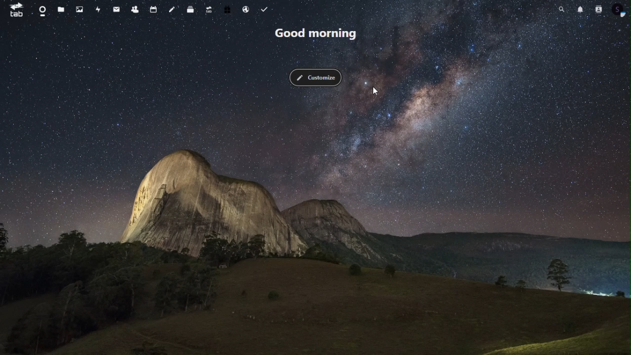 This screenshot has height=355, width=631. Describe the element at coordinates (136, 10) in the screenshot. I see `contacts` at that location.